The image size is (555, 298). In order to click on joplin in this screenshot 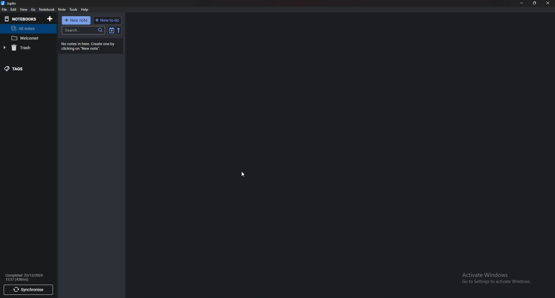, I will do `click(10, 3)`.